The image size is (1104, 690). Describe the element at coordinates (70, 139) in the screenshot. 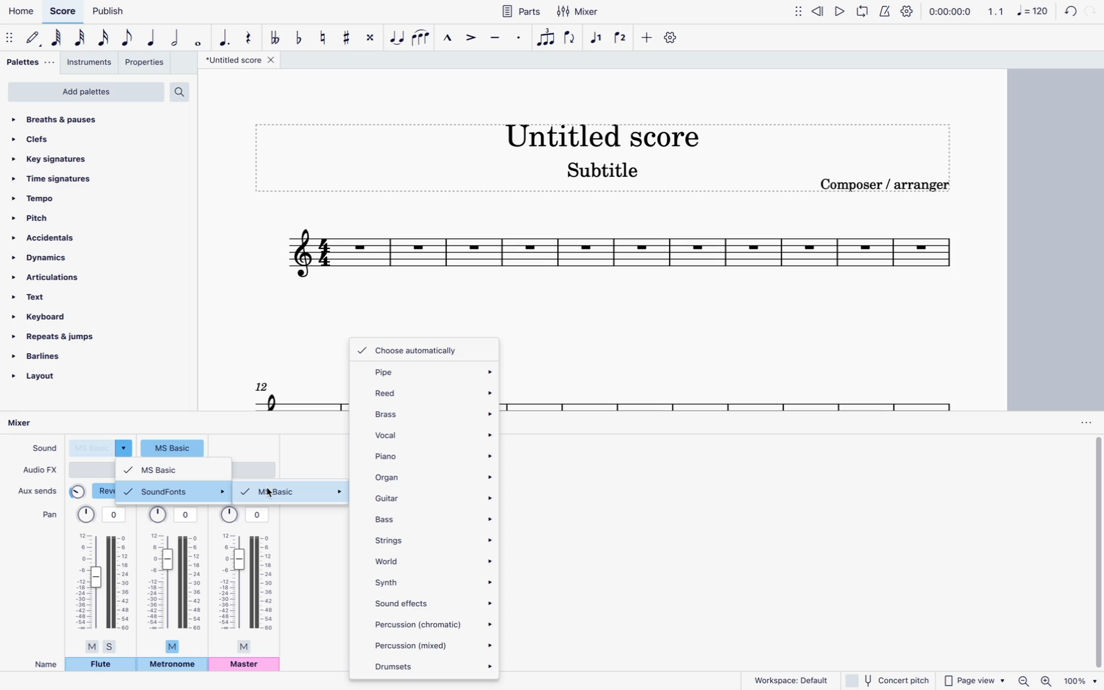

I see `clefs` at that location.